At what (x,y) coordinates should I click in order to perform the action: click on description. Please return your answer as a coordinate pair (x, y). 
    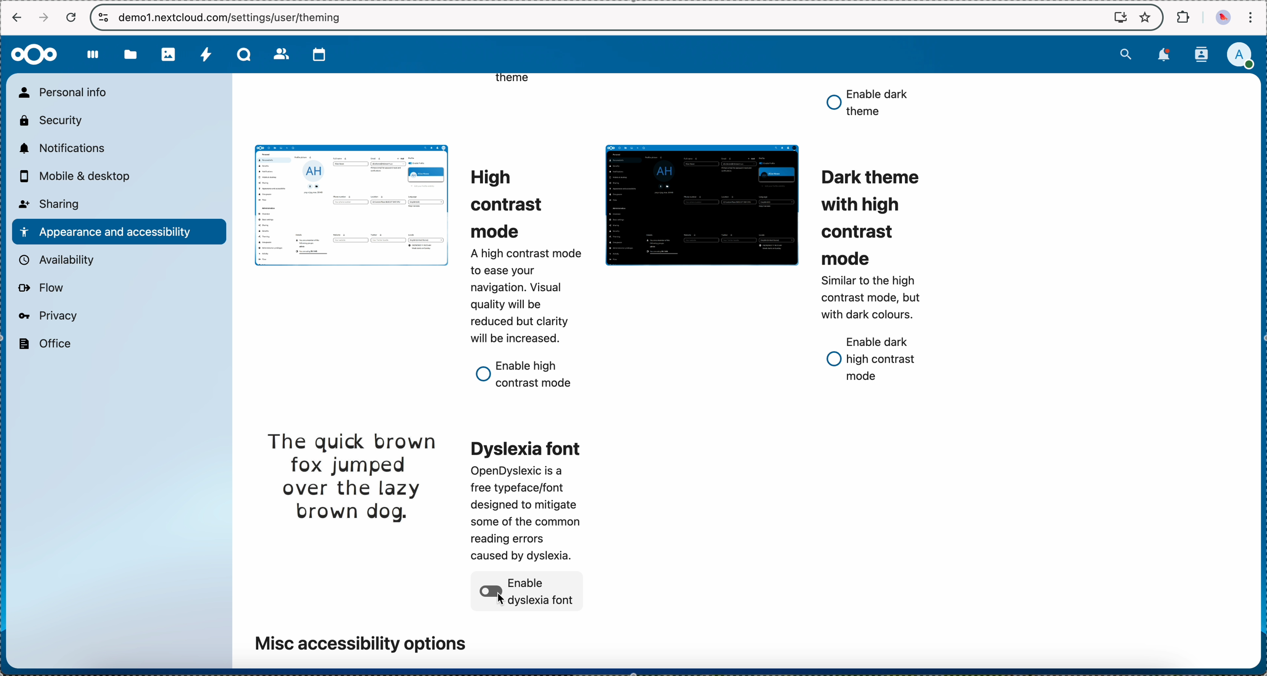
    Looking at the image, I should click on (874, 296).